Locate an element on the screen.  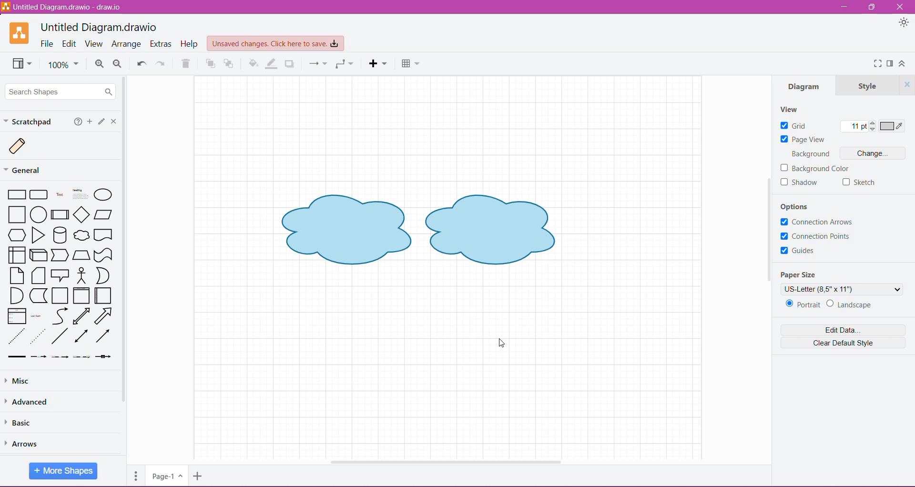
Vertical Scroll Bar is located at coordinates (766, 234).